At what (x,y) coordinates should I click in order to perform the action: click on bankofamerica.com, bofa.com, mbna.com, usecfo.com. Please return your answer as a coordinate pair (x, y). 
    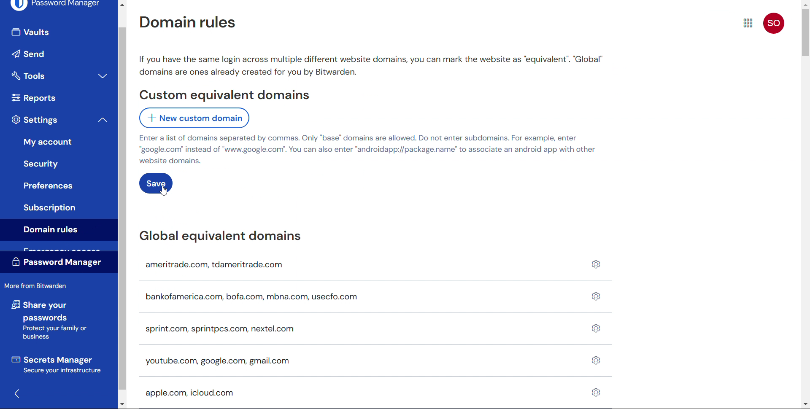
    Looking at the image, I should click on (264, 296).